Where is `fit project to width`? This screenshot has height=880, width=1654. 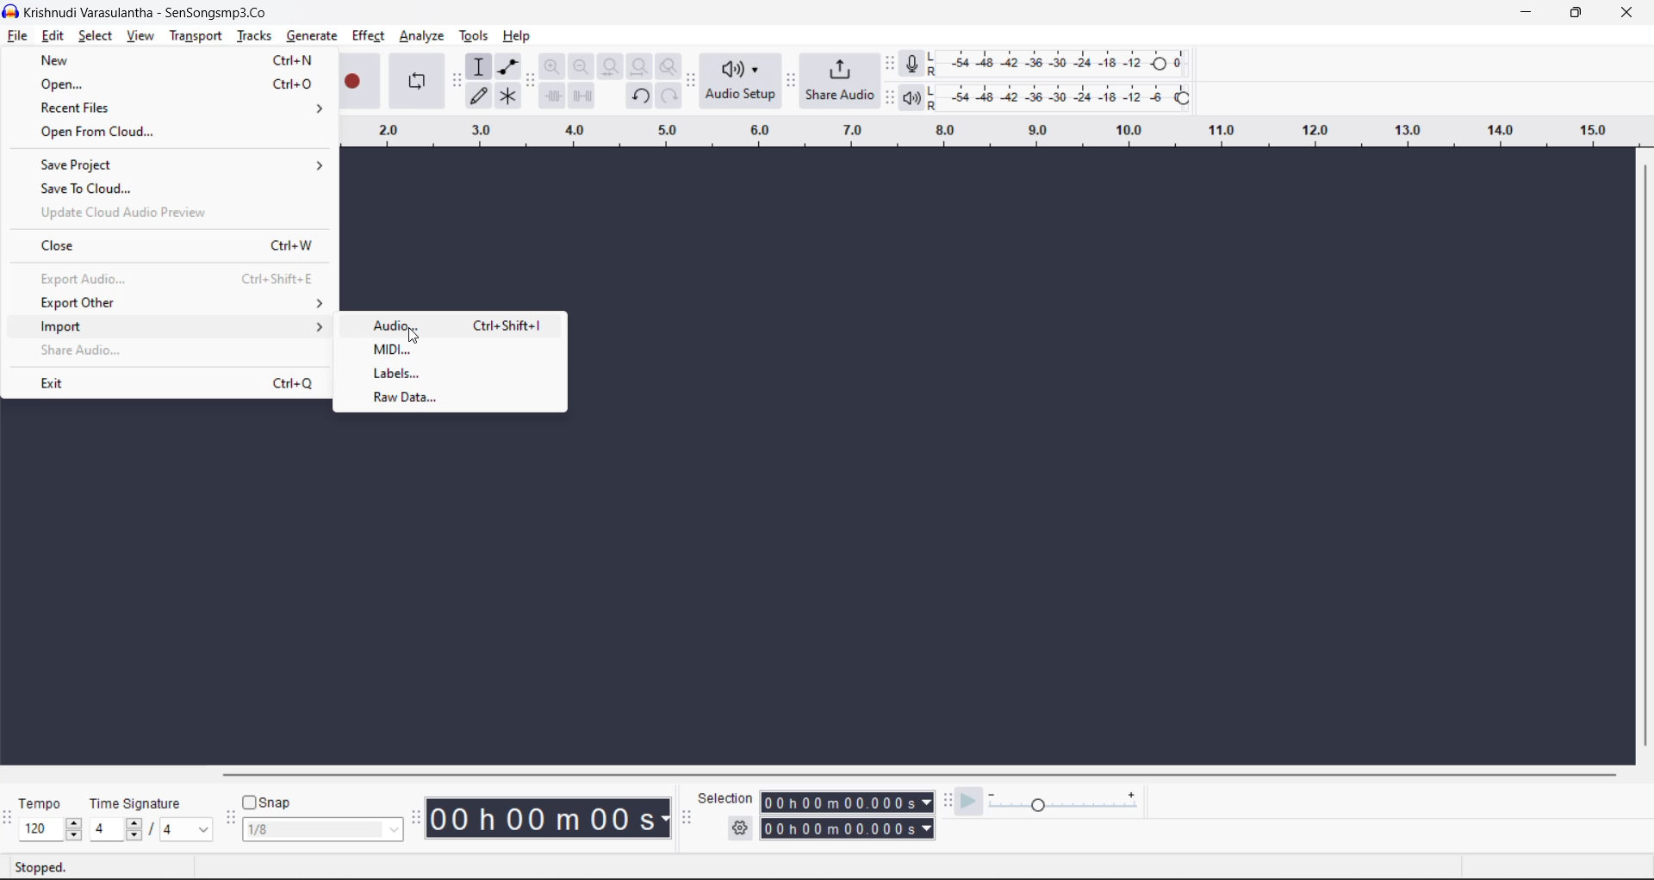
fit project to width is located at coordinates (642, 68).